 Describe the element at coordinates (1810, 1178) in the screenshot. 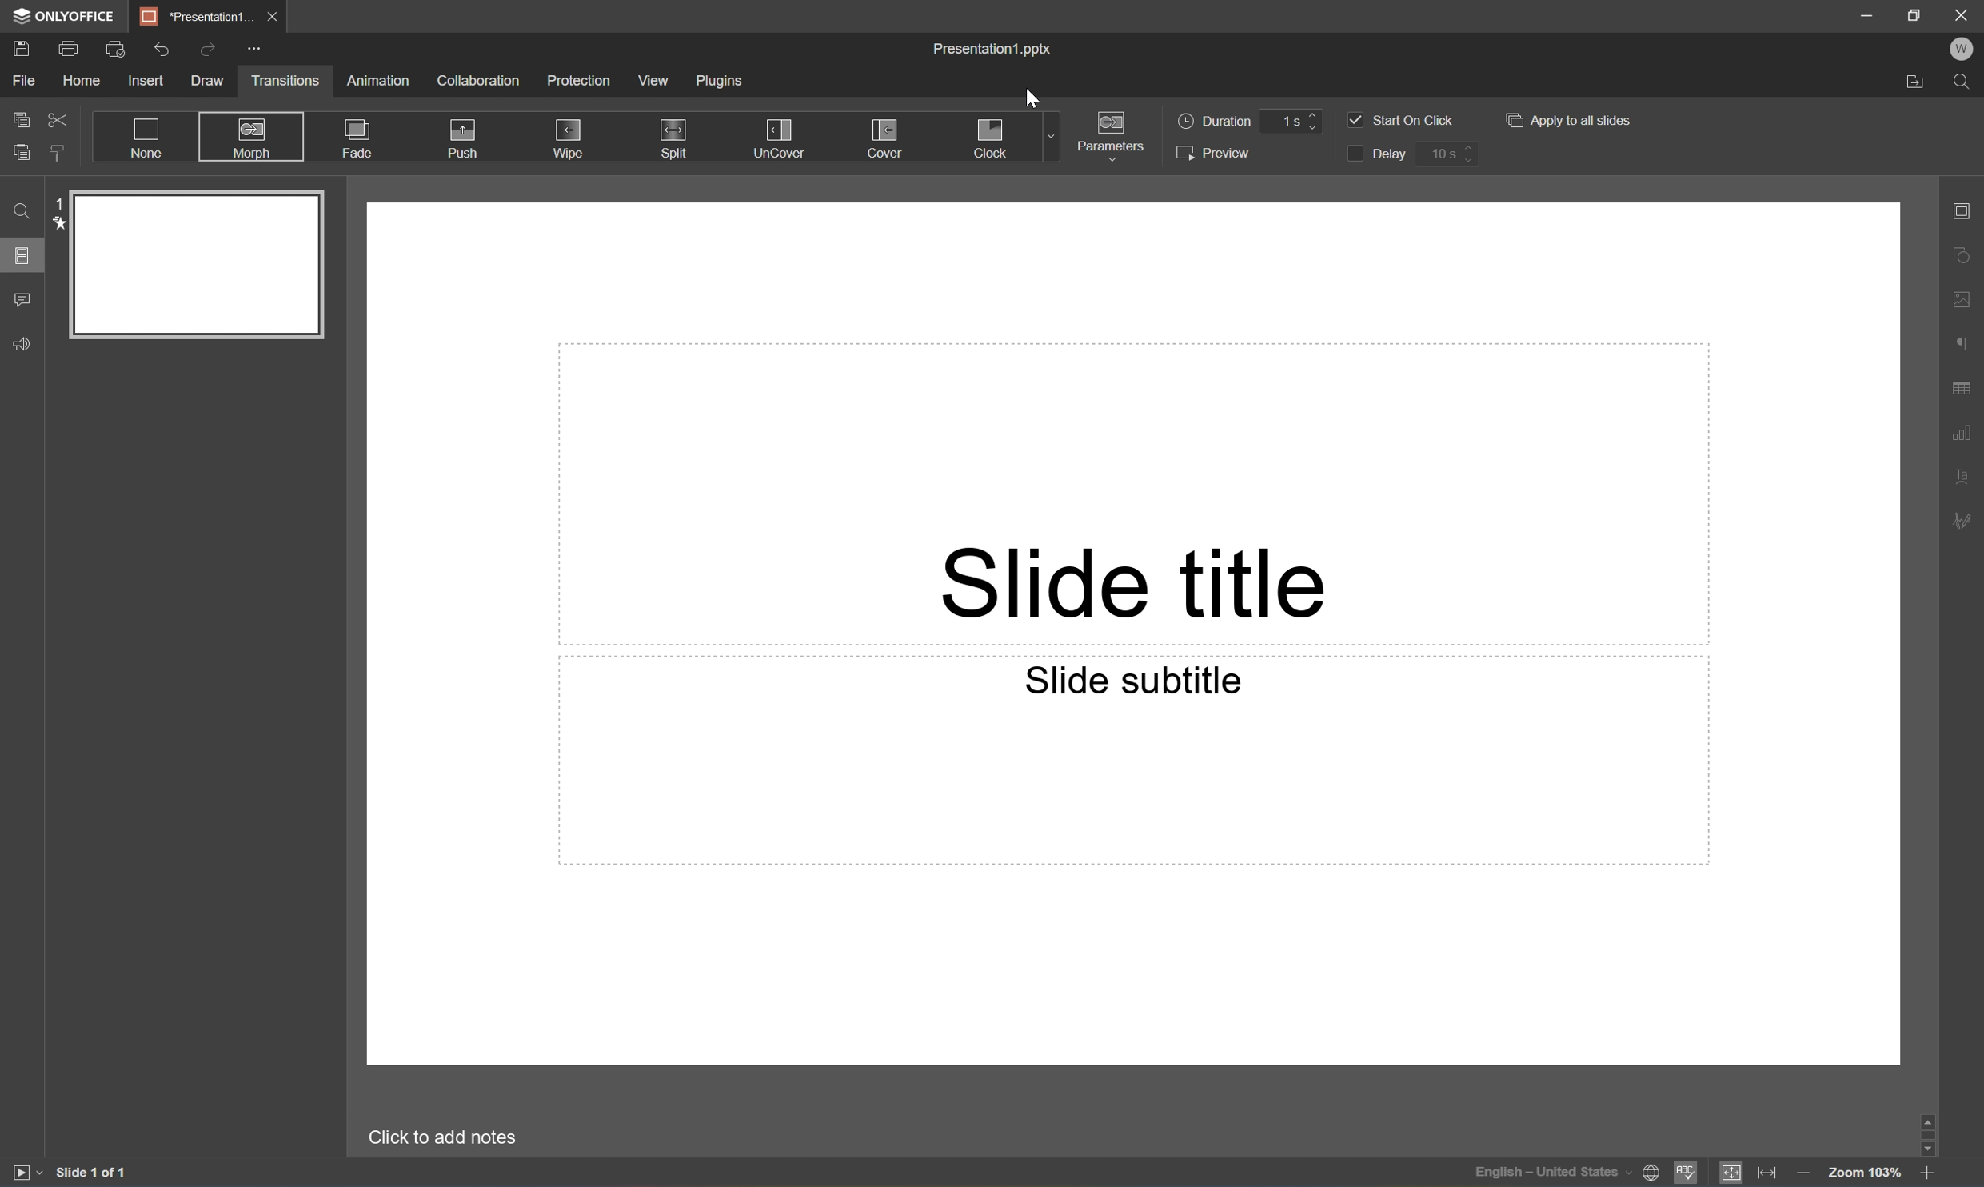

I see `Zoom out` at that location.